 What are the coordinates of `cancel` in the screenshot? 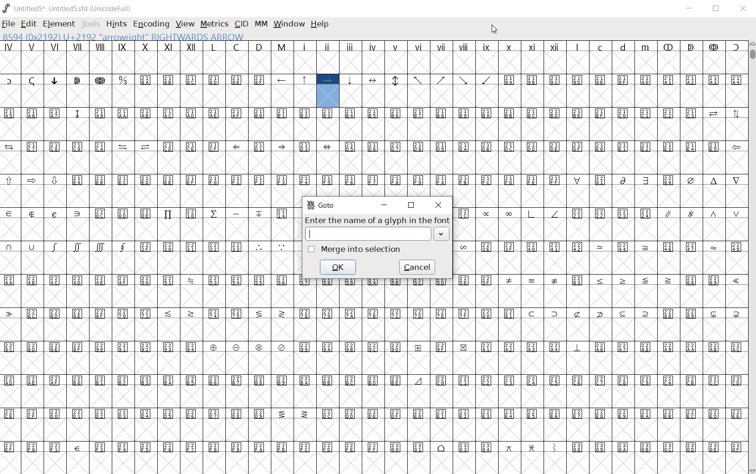 It's located at (418, 268).